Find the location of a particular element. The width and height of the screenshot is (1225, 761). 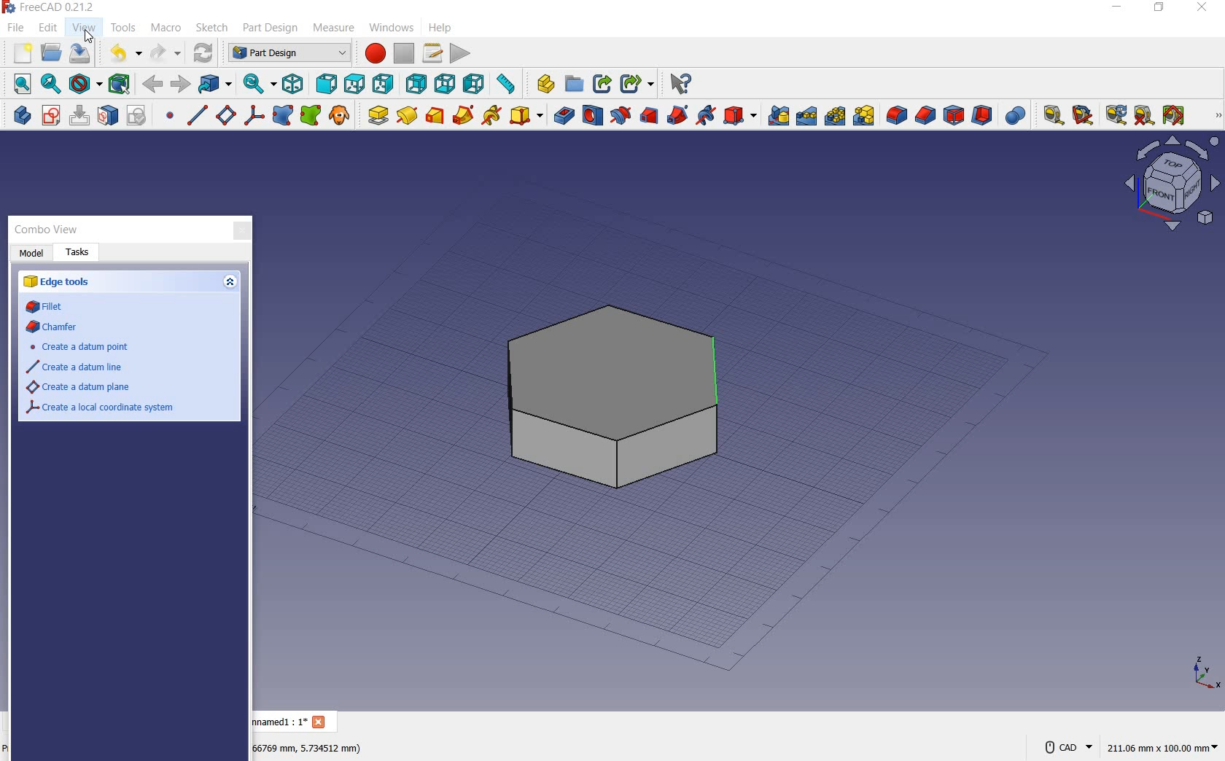

create a datum line is located at coordinates (195, 115).